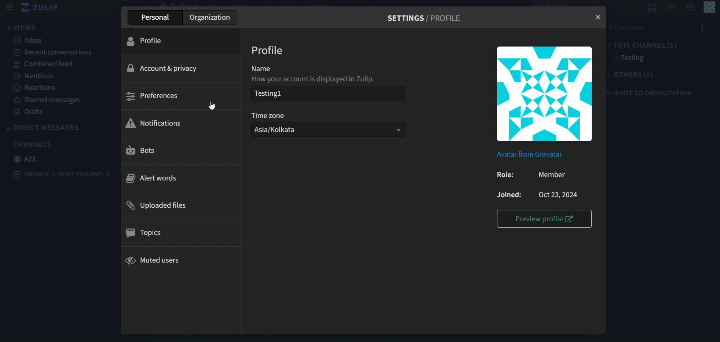 The height and width of the screenshot is (342, 720). I want to click on timezone, so click(282, 117).